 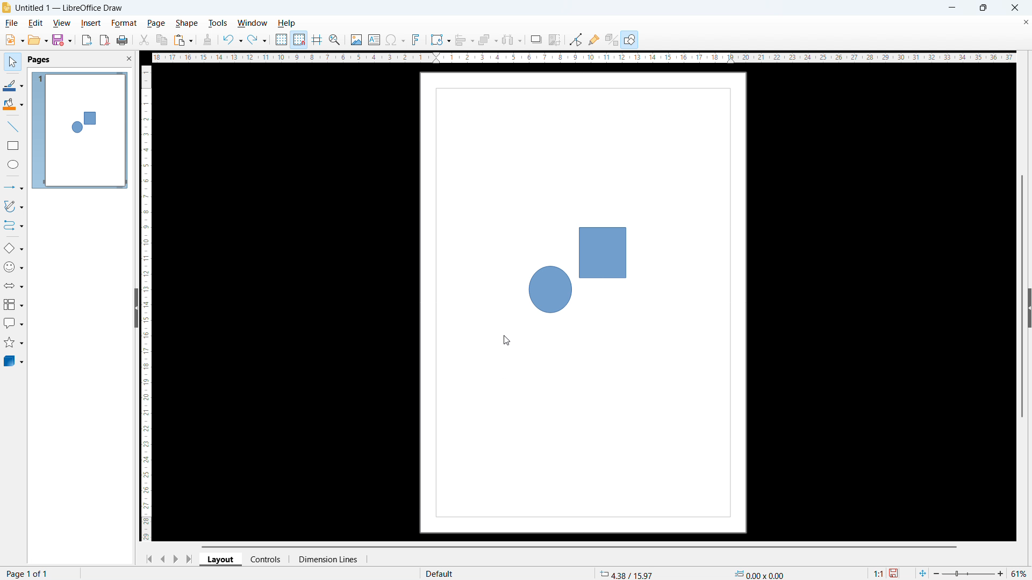 I want to click on horizontal scrollbar, so click(x=576, y=547).